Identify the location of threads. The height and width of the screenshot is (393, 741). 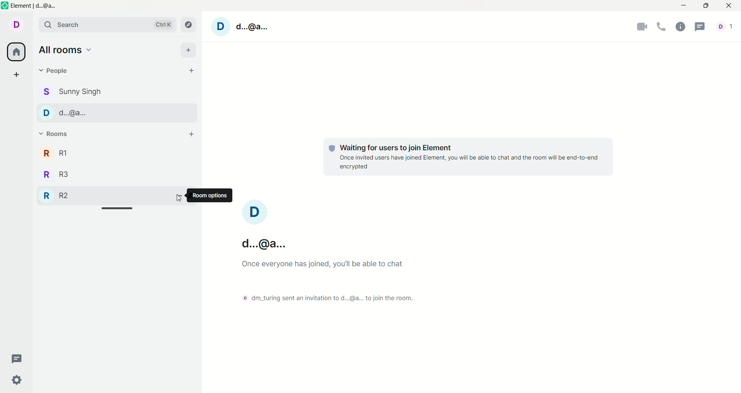
(701, 28).